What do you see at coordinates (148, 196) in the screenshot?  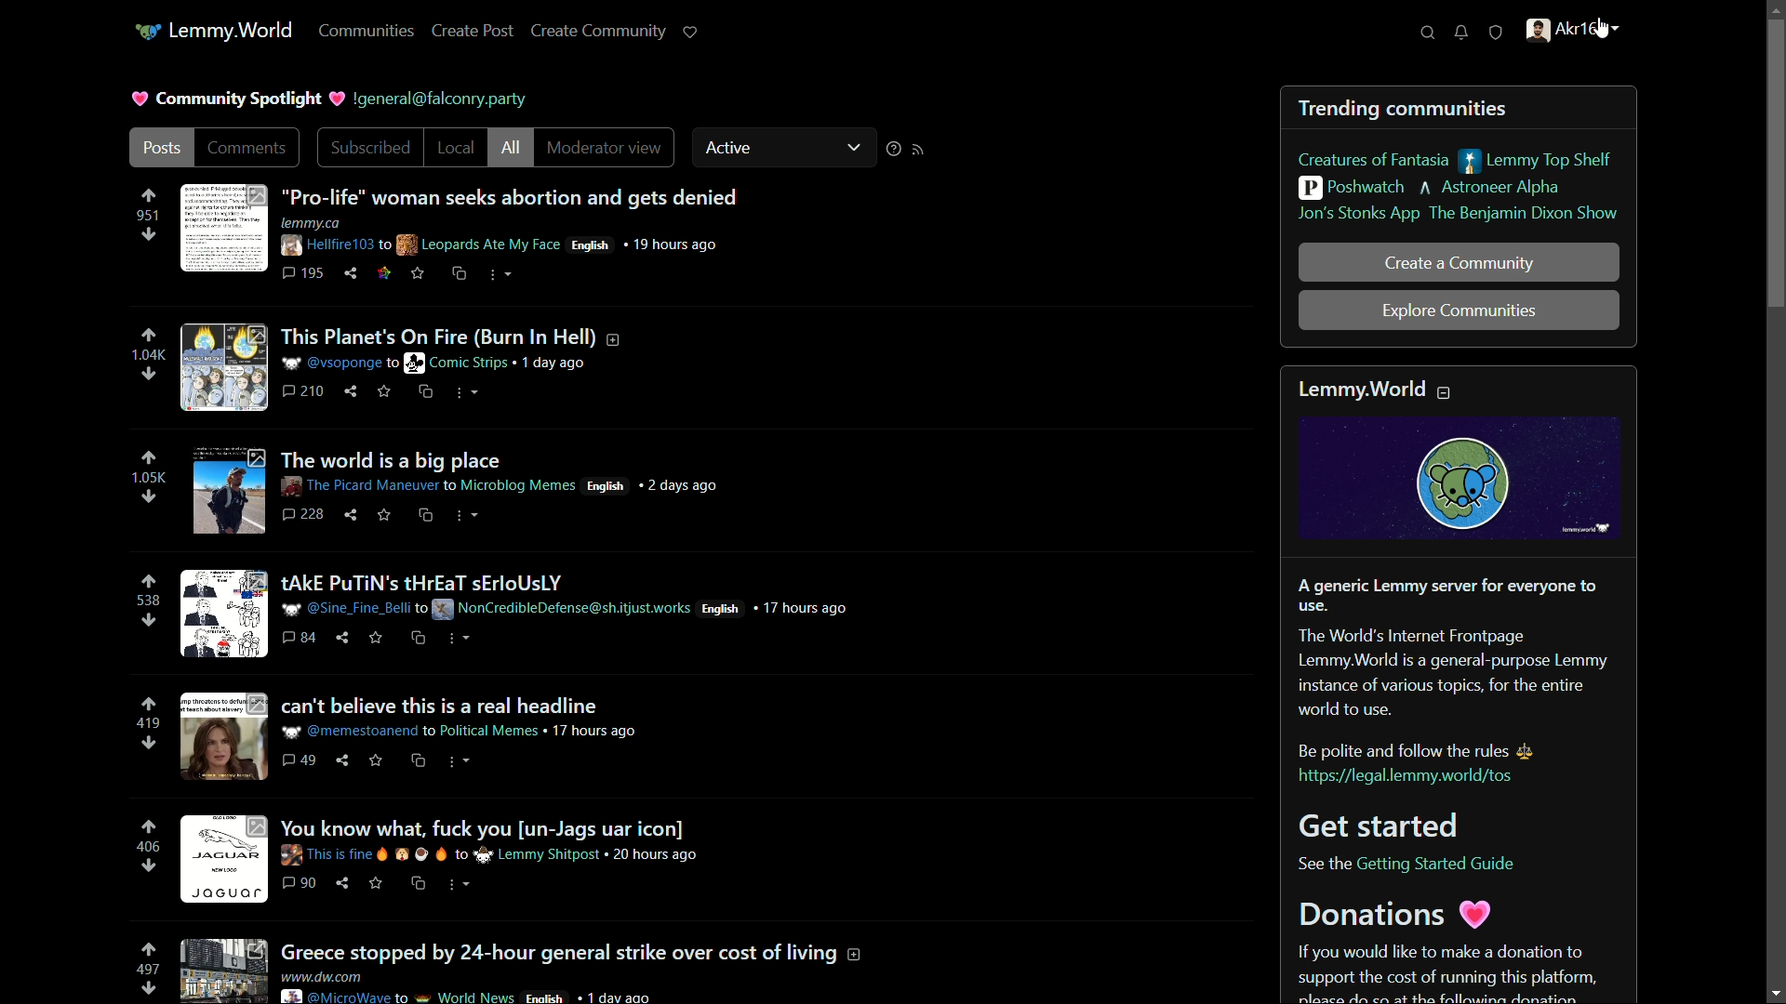 I see `upvote` at bounding box center [148, 196].